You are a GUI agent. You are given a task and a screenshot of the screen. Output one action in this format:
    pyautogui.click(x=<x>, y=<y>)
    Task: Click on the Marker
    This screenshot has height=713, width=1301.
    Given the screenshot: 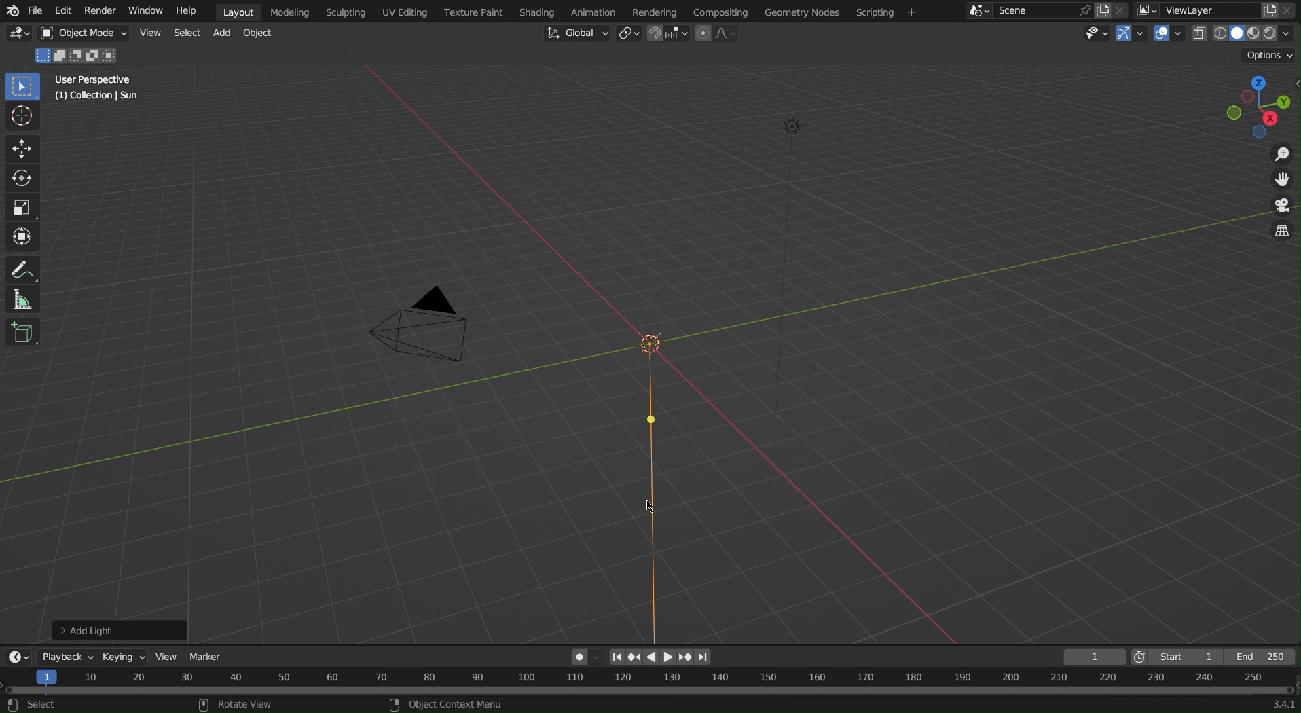 What is the action you would take?
    pyautogui.click(x=208, y=656)
    